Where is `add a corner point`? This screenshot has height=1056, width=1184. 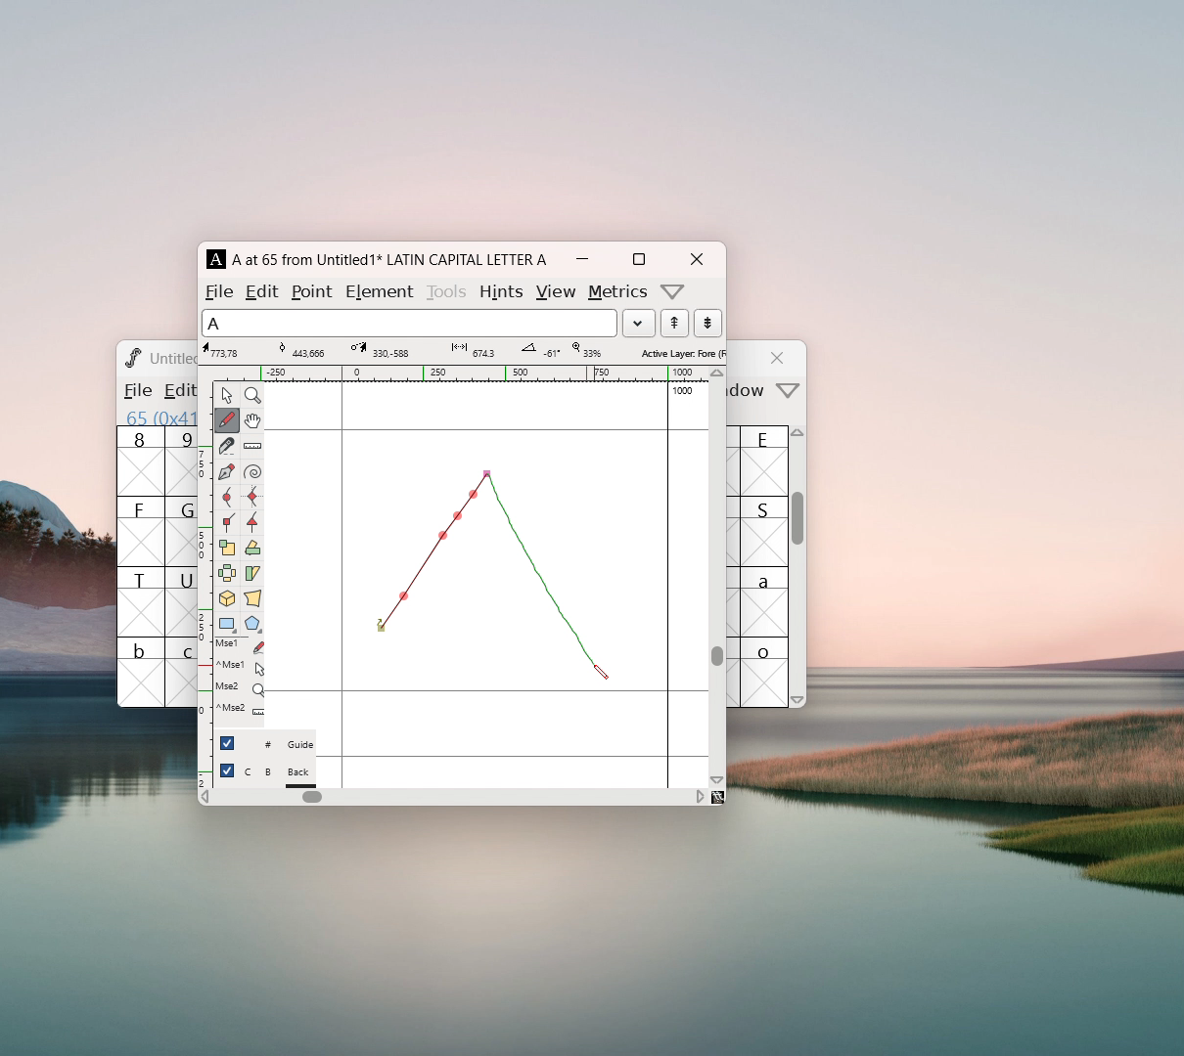
add a corner point is located at coordinates (226, 521).